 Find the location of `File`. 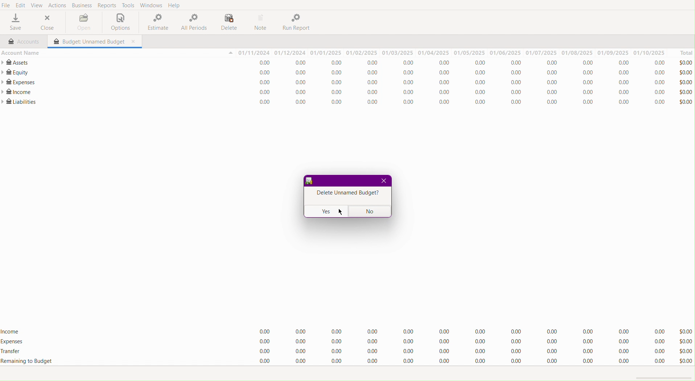

File is located at coordinates (6, 5).